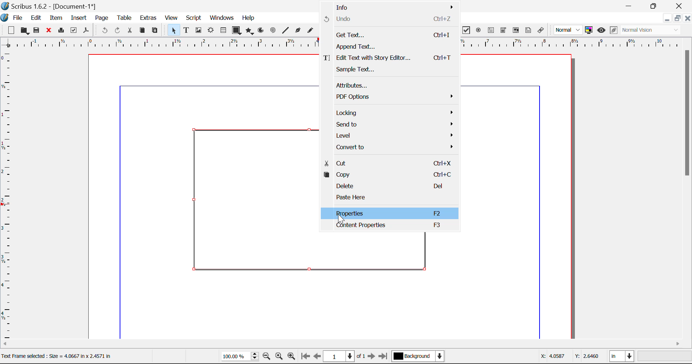 The width and height of the screenshot is (692, 364). What do you see at coordinates (568, 30) in the screenshot?
I see `Preview Mode` at bounding box center [568, 30].